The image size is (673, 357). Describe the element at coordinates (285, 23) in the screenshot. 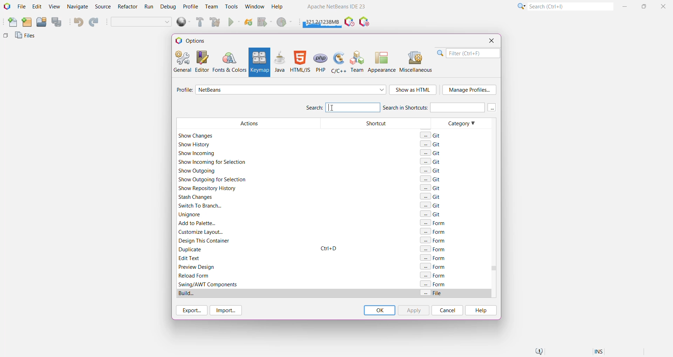

I see `Profile Main project` at that location.